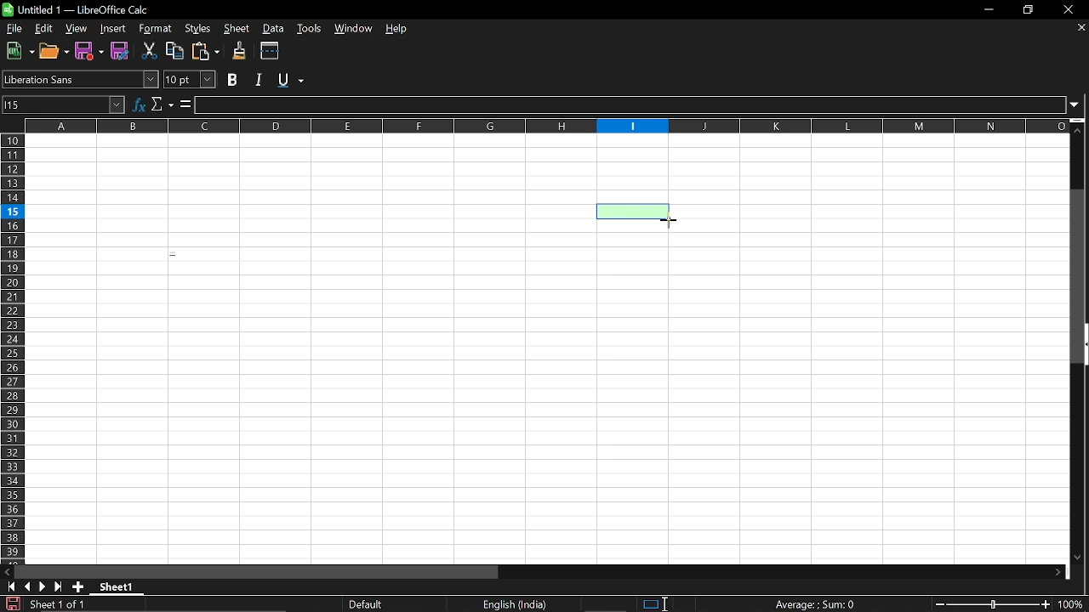  What do you see at coordinates (1080, 129) in the screenshot?
I see `Move up` at bounding box center [1080, 129].